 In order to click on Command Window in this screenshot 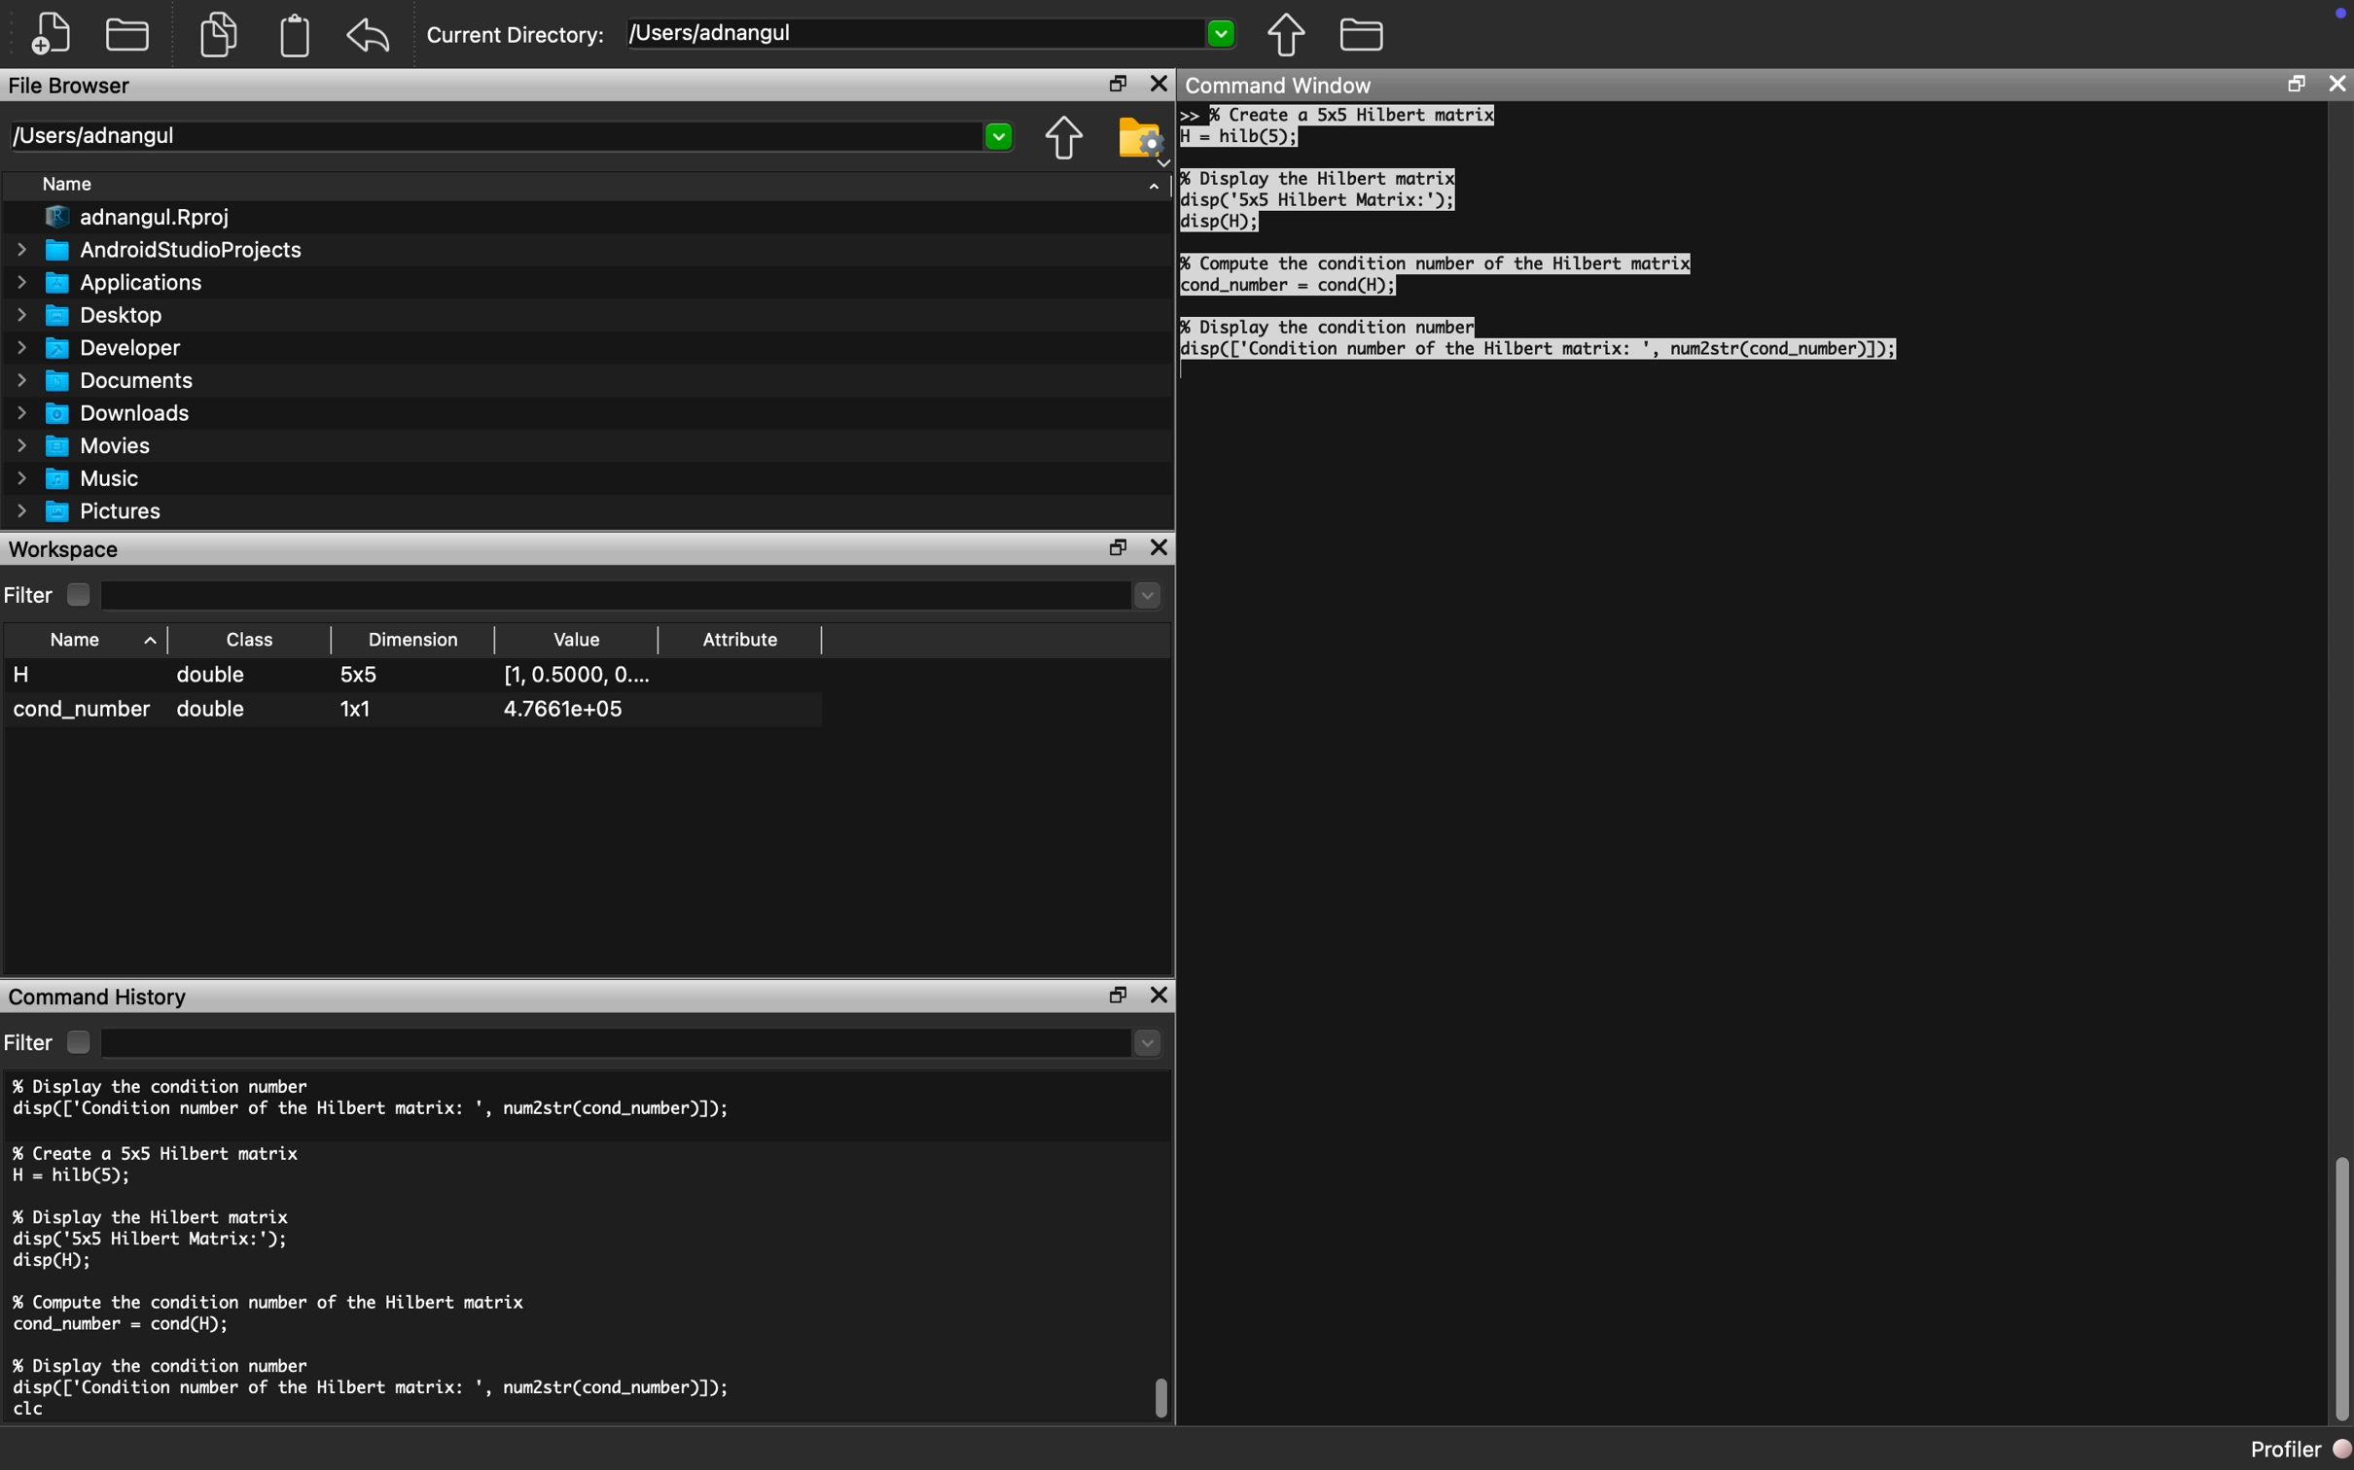, I will do `click(1284, 87)`.